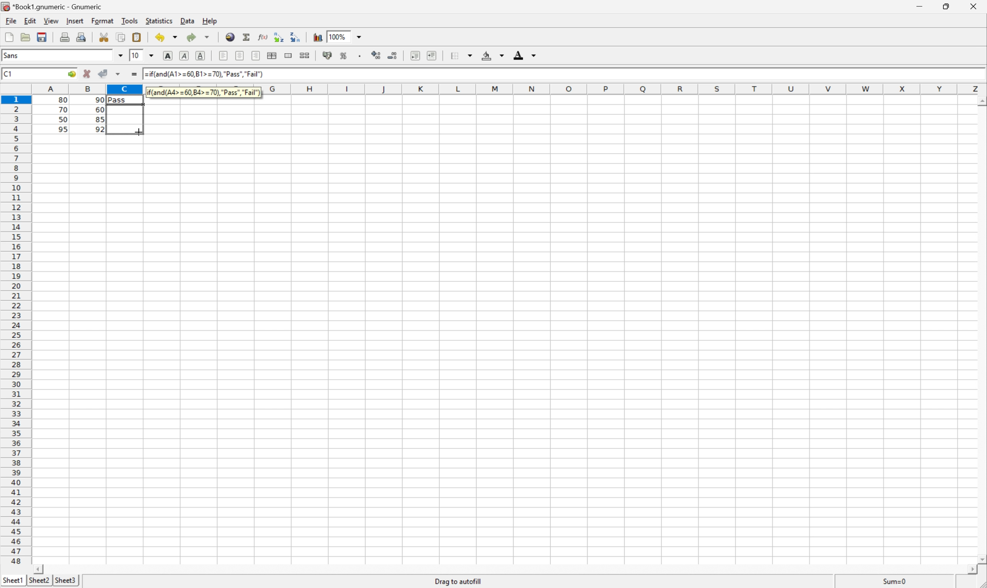 The height and width of the screenshot is (588, 987). What do you see at coordinates (119, 74) in the screenshot?
I see `Accept changes in multiple changes` at bounding box center [119, 74].